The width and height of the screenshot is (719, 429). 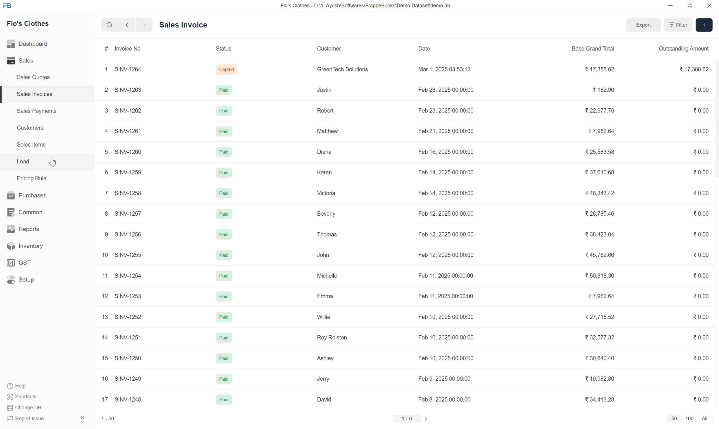 I want to click on minimise, so click(x=671, y=7).